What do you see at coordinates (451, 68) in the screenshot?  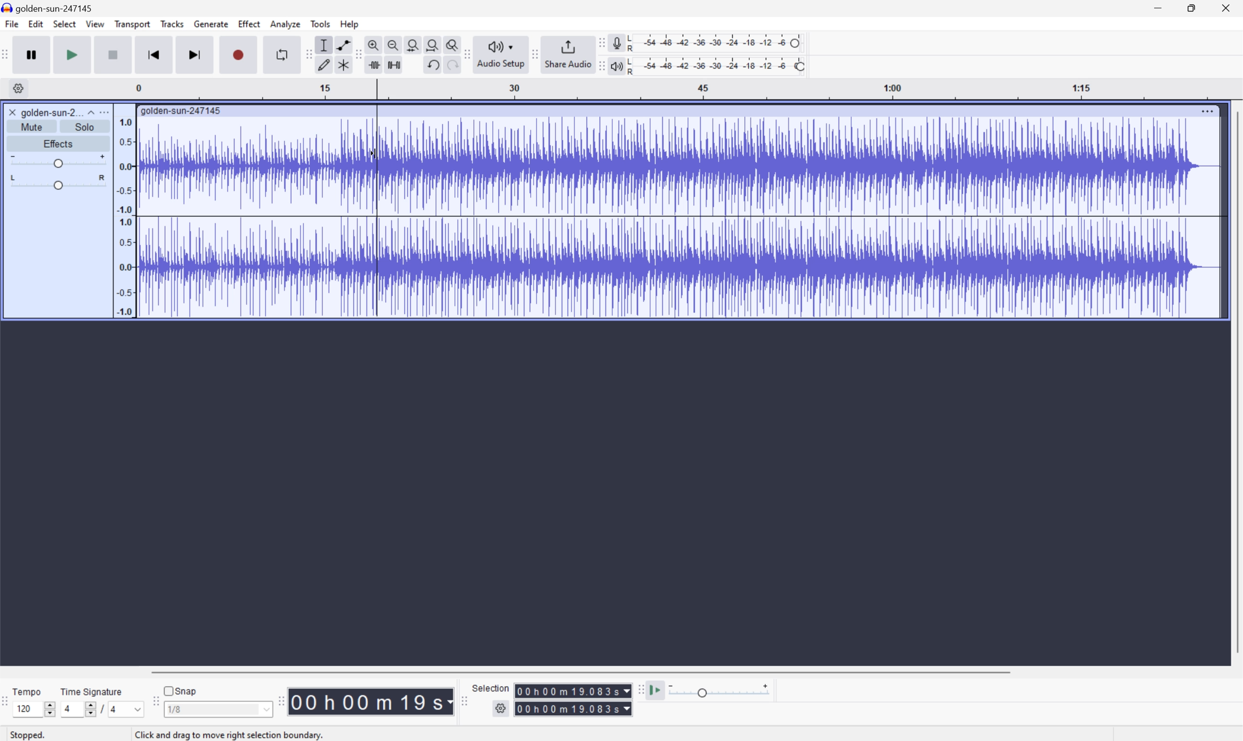 I see `Redo` at bounding box center [451, 68].